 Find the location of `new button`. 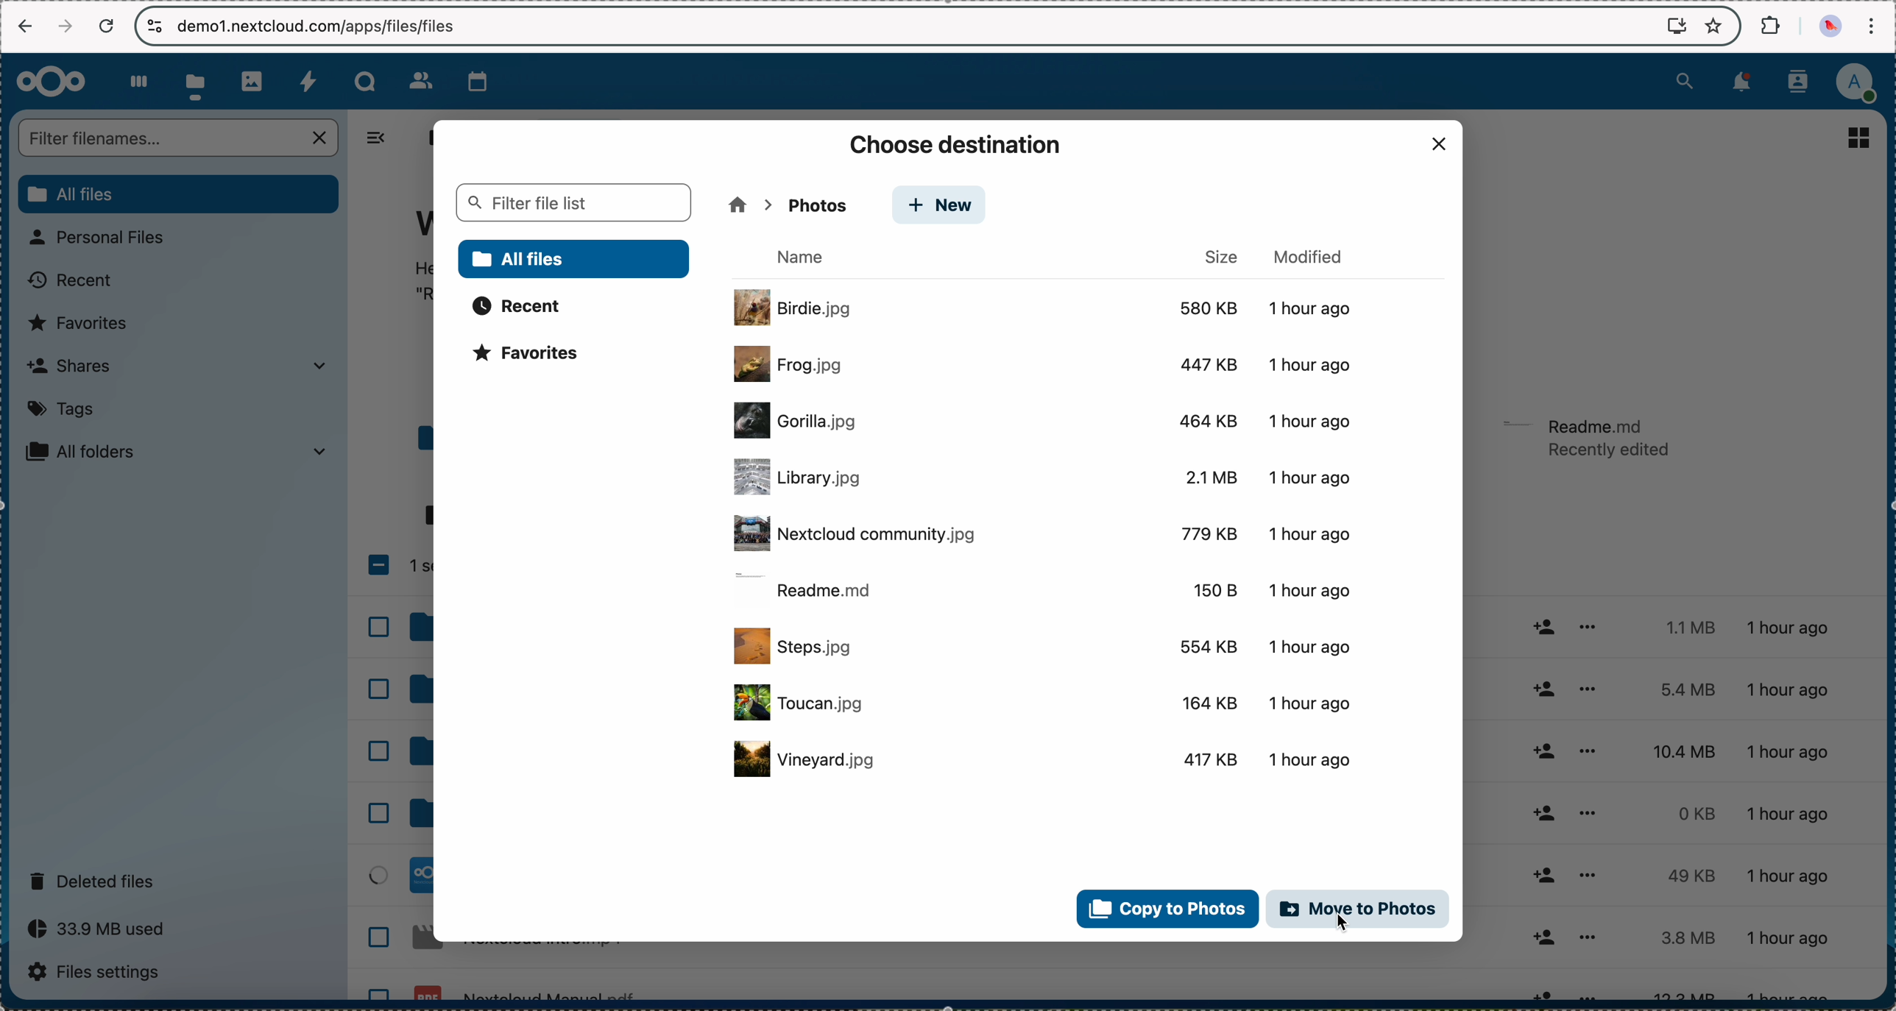

new button is located at coordinates (806, 205).